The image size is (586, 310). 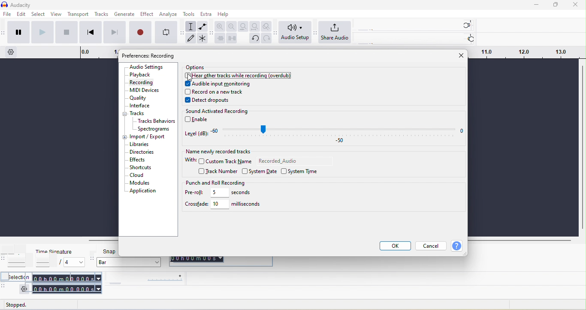 What do you see at coordinates (115, 32) in the screenshot?
I see `skip to end` at bounding box center [115, 32].